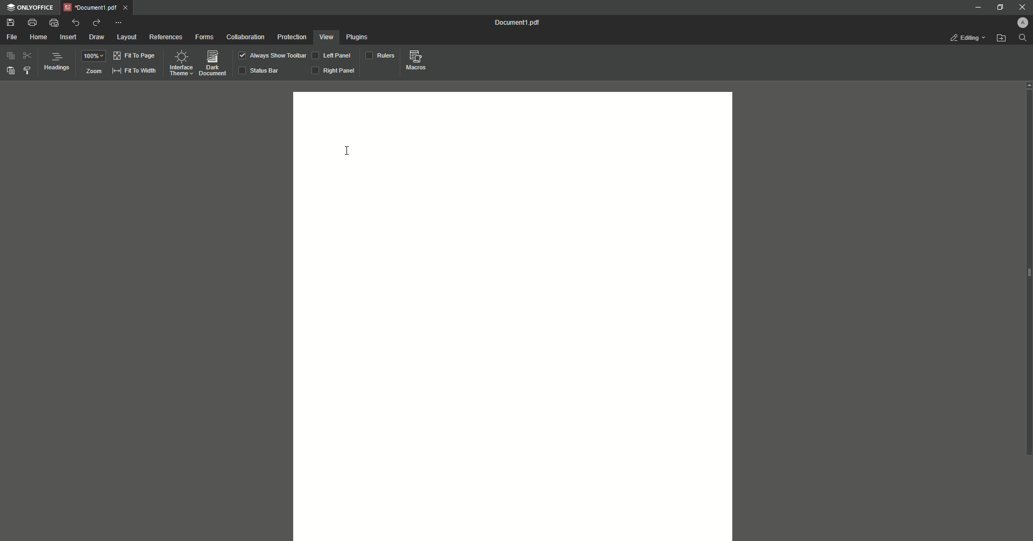  What do you see at coordinates (327, 38) in the screenshot?
I see `View` at bounding box center [327, 38].